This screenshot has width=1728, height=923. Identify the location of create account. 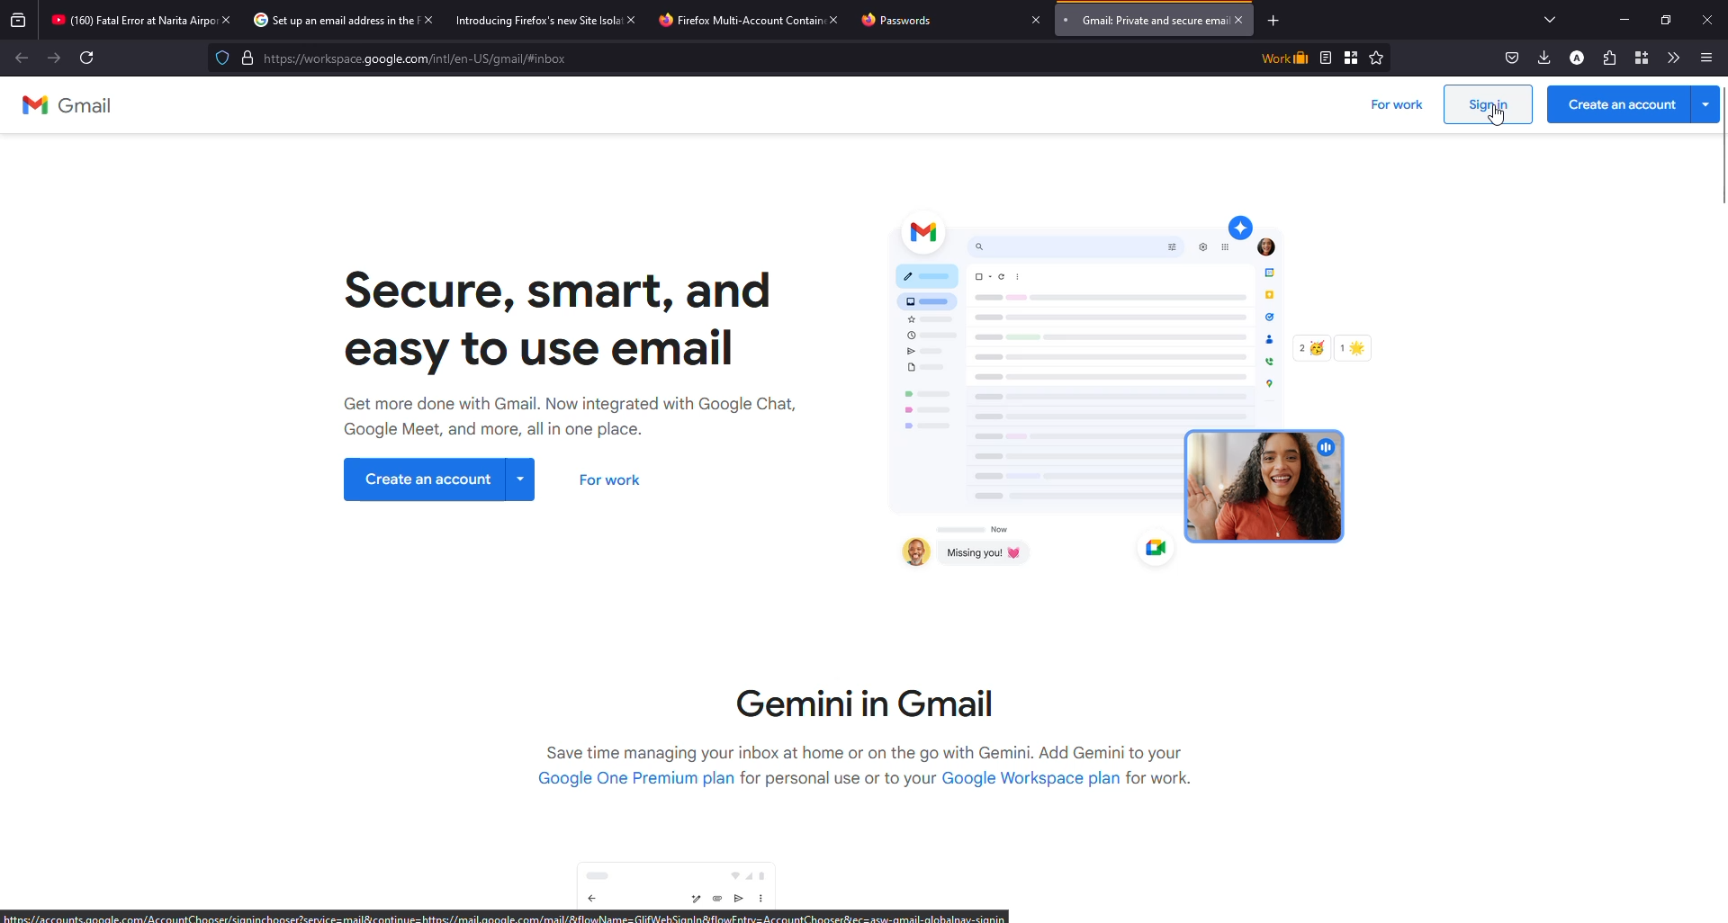
(1633, 104).